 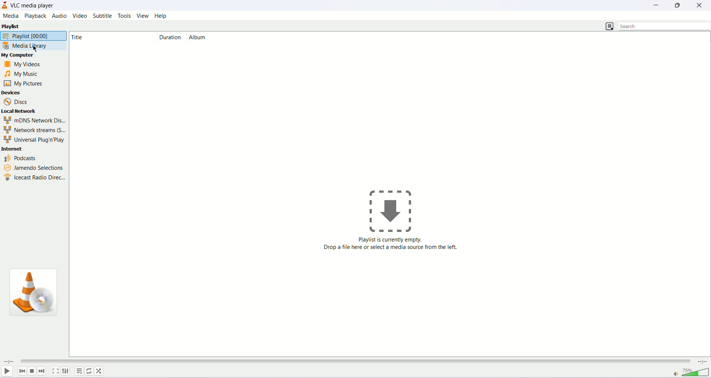 What do you see at coordinates (143, 16) in the screenshot?
I see `view` at bounding box center [143, 16].